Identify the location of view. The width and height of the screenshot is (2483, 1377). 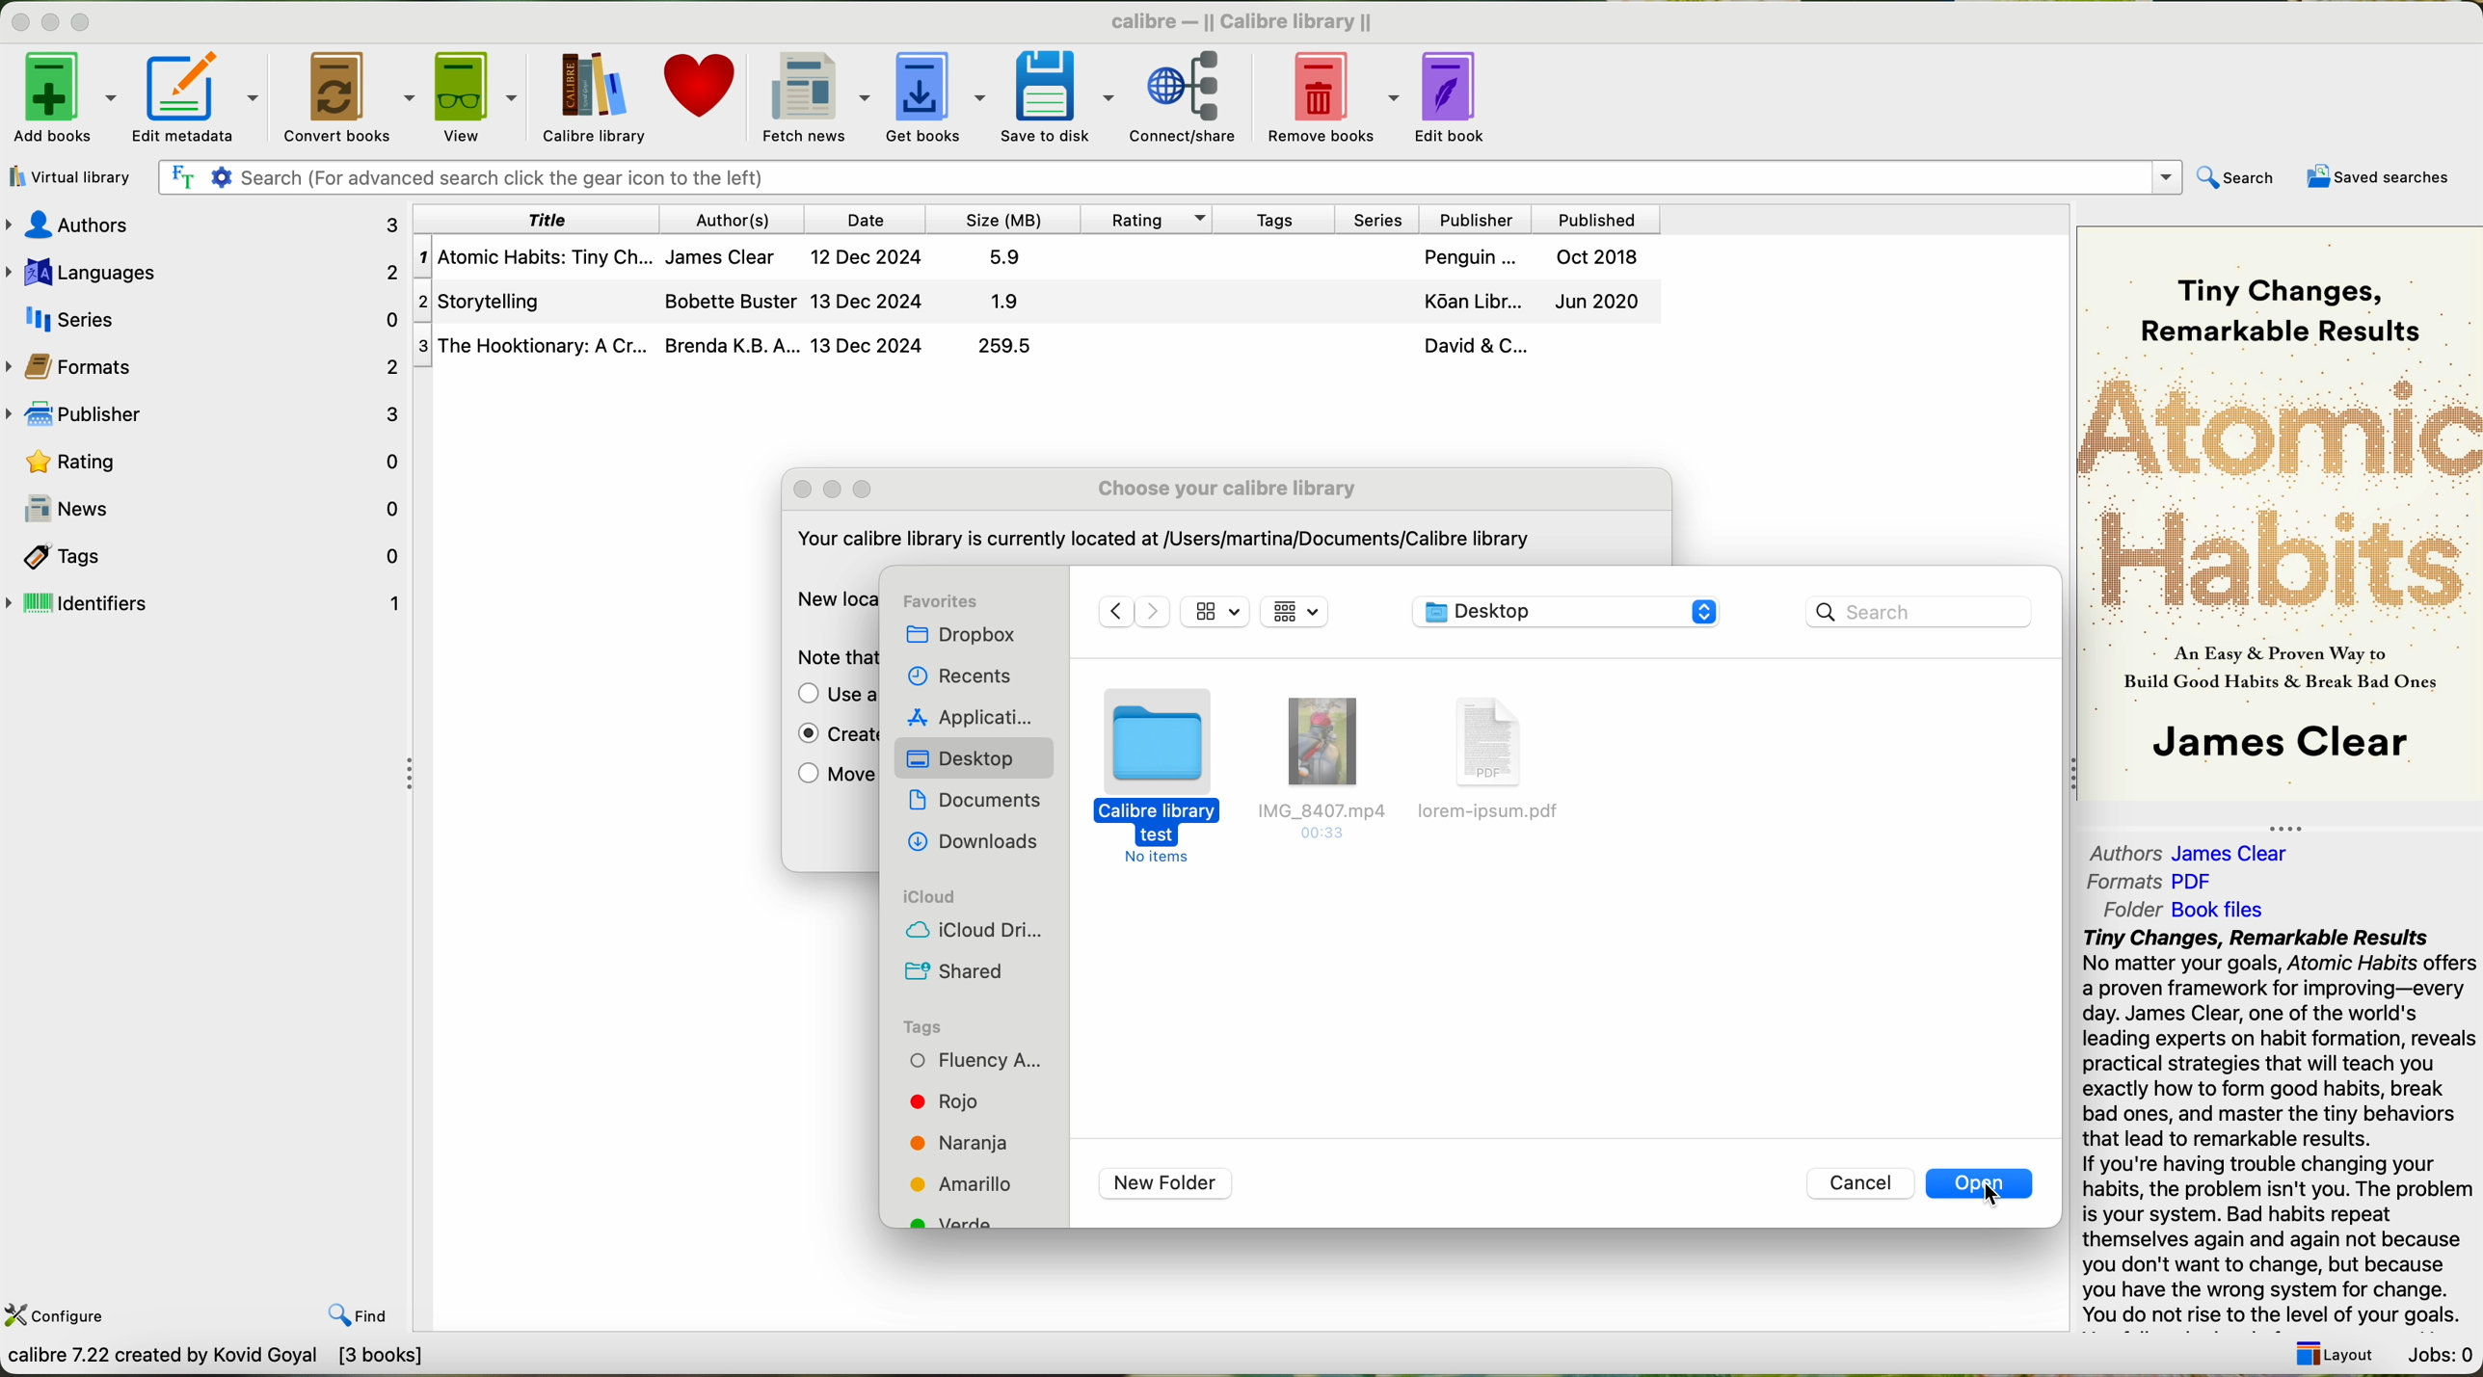
(476, 97).